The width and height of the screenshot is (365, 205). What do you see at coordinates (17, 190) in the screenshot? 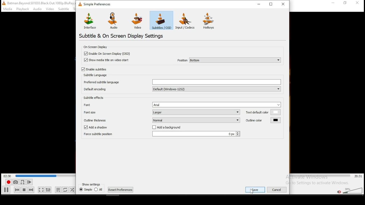
I see `previous media in playlist, skips backward when held` at bounding box center [17, 190].